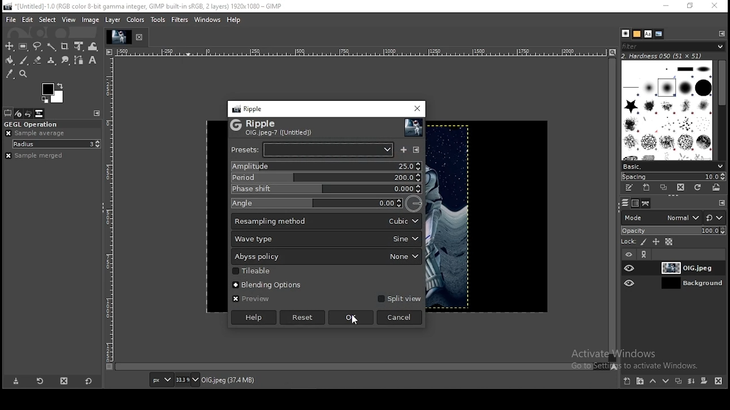 The image size is (730, 410). What do you see at coordinates (327, 239) in the screenshot?
I see `wave type` at bounding box center [327, 239].